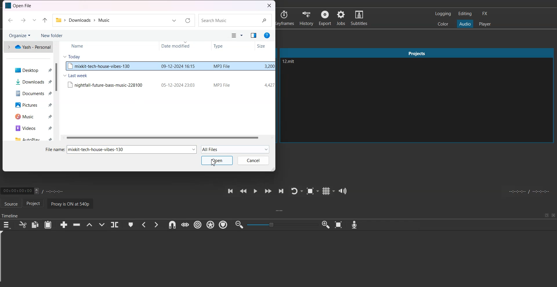  What do you see at coordinates (306, 17) in the screenshot?
I see `History` at bounding box center [306, 17].